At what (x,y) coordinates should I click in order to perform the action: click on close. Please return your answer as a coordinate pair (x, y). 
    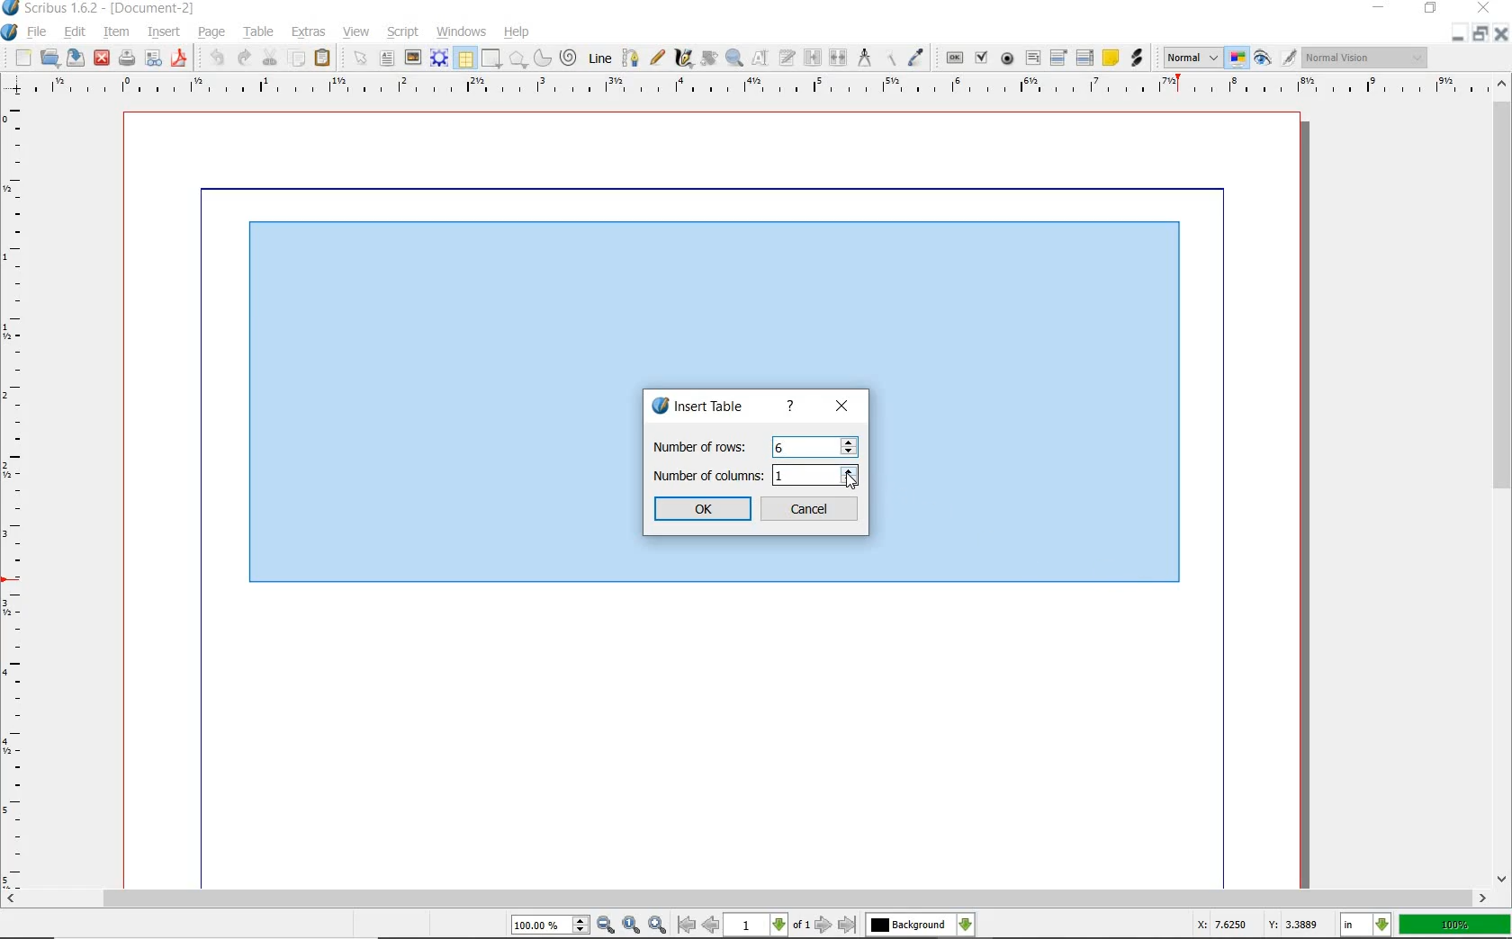
    Looking at the image, I should click on (1503, 34).